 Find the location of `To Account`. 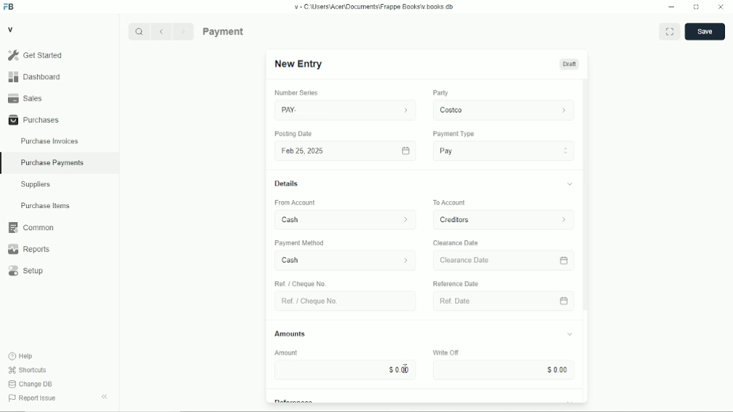

To Account is located at coordinates (448, 201).